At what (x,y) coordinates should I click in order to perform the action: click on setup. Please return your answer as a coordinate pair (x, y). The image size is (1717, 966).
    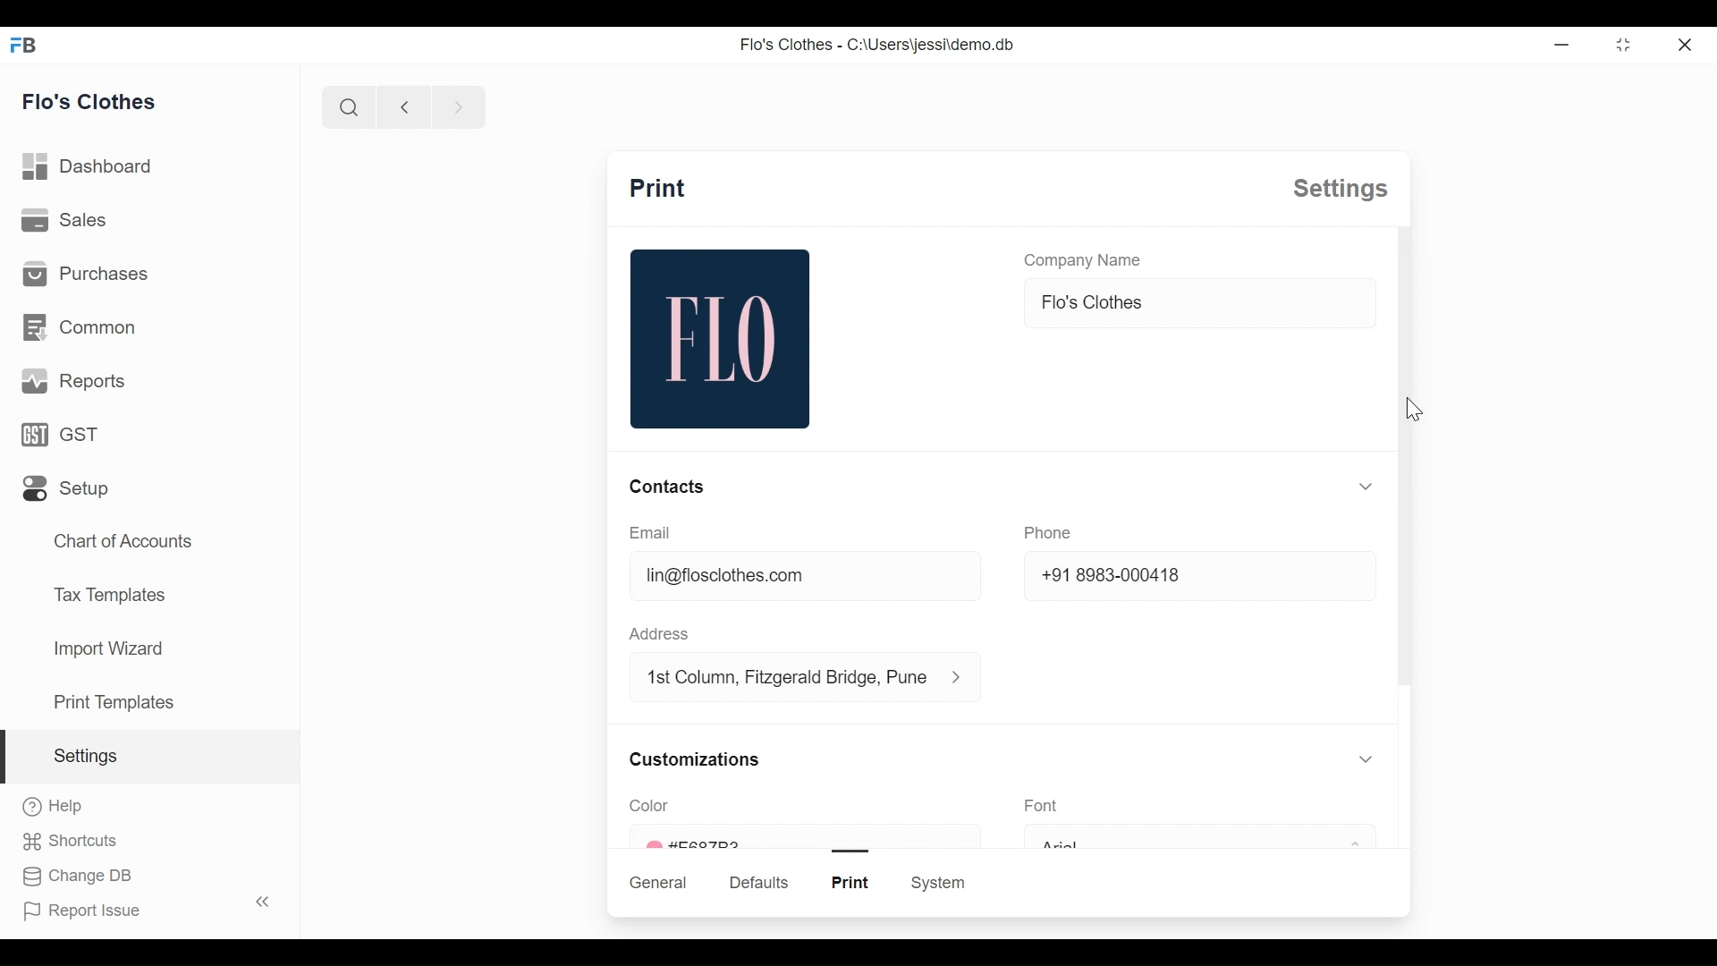
    Looking at the image, I should click on (66, 489).